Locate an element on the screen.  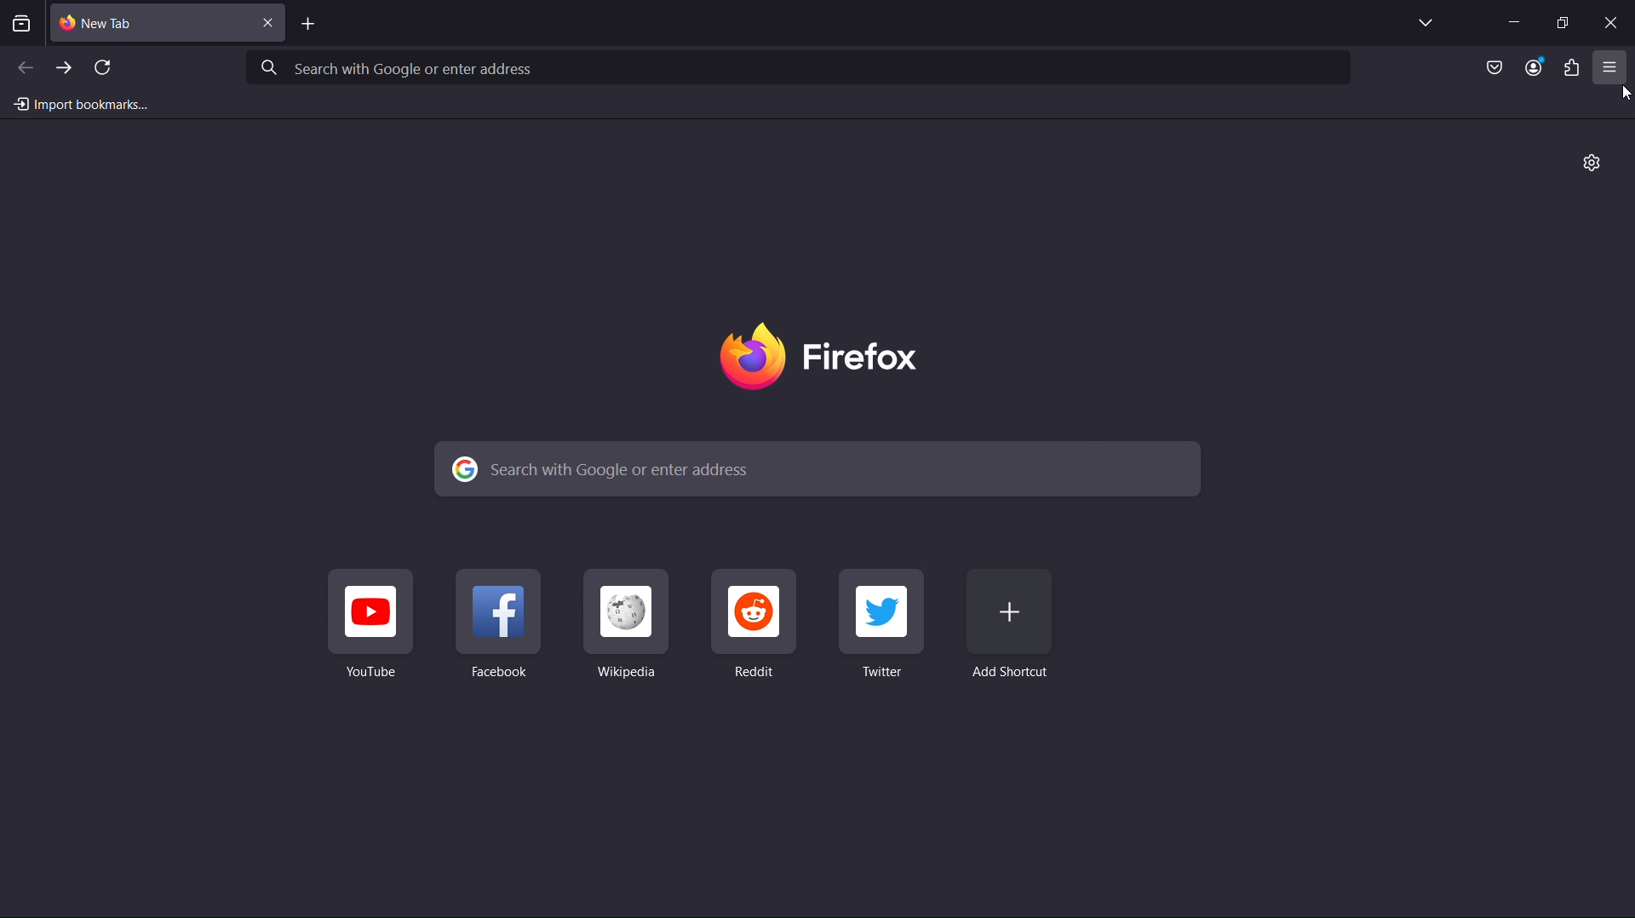
Firefox Logo is located at coordinates (837, 359).